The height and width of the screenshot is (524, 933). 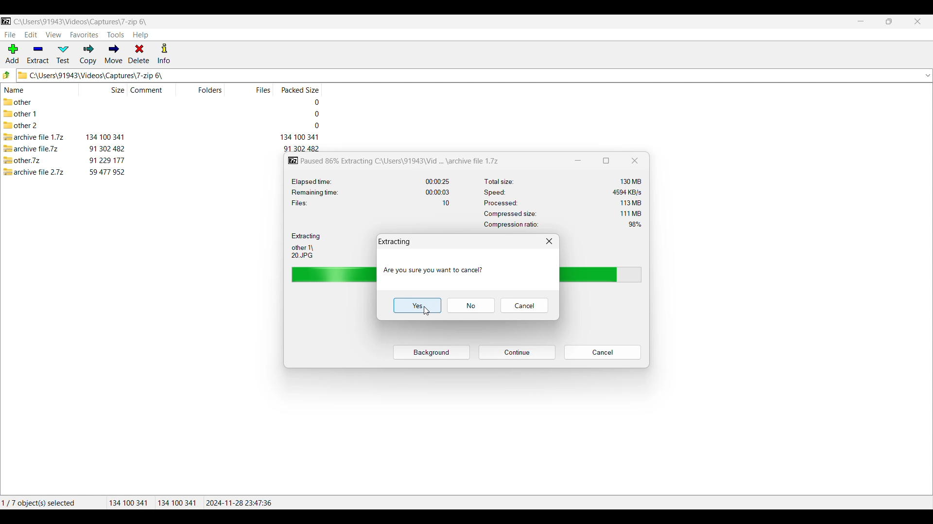 I want to click on Extract, so click(x=38, y=54).